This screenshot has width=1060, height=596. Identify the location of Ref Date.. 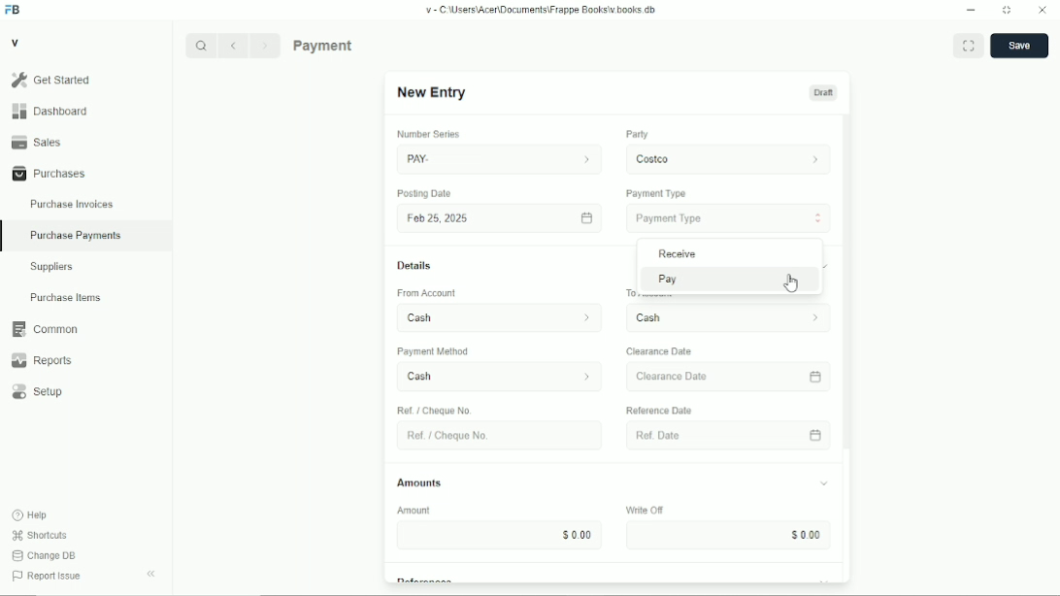
(716, 434).